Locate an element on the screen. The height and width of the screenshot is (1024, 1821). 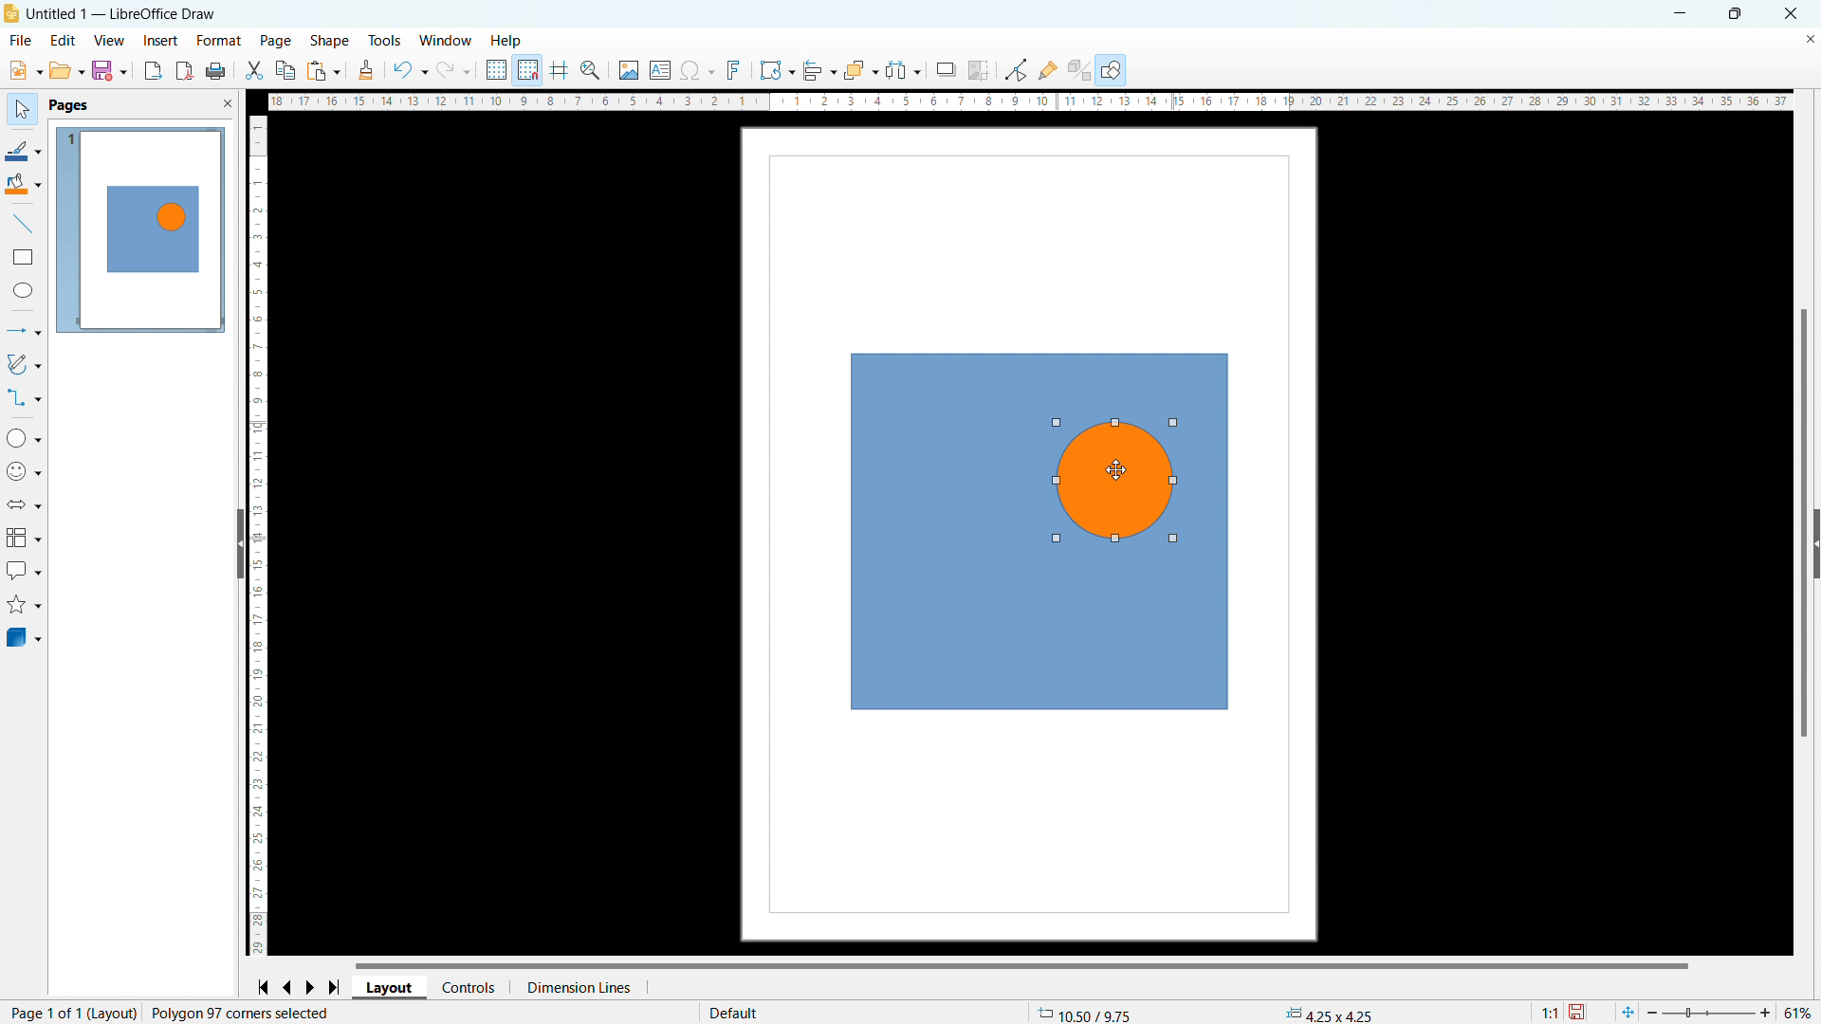
save is located at coordinates (1580, 1011).